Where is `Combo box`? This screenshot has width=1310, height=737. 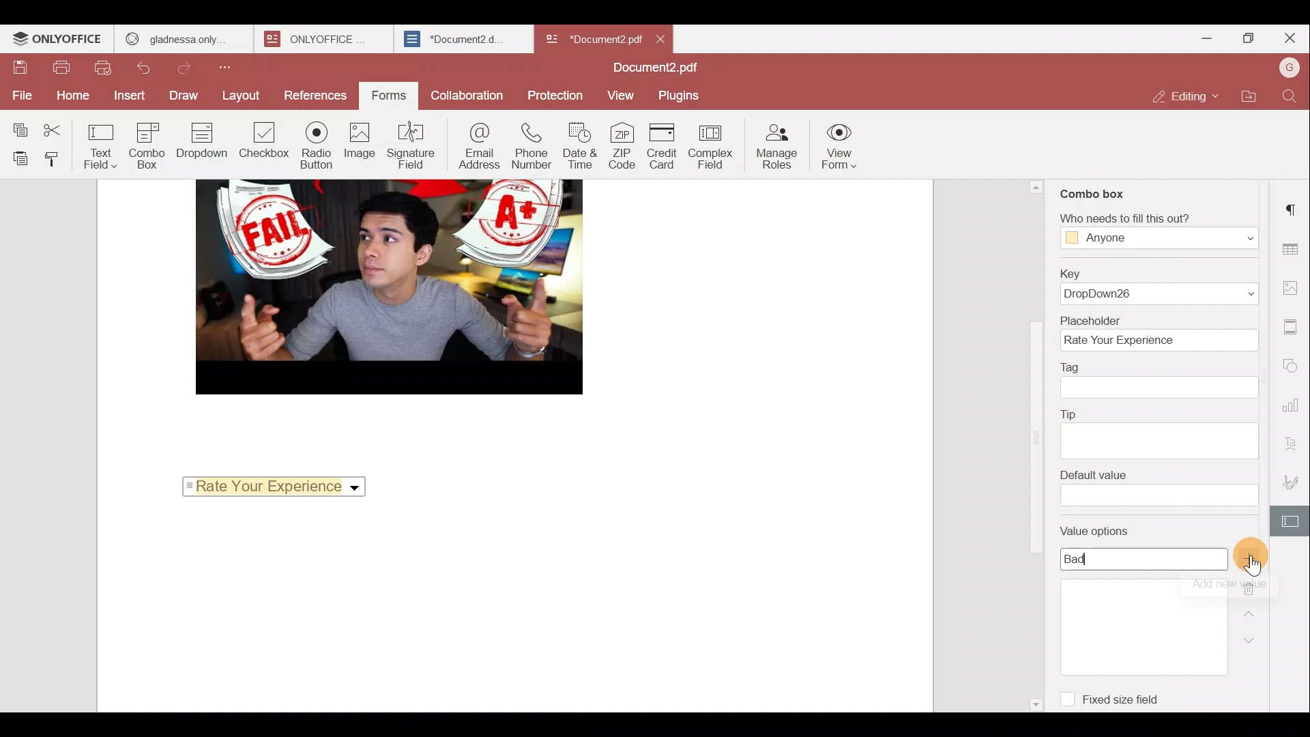
Combo box is located at coordinates (1094, 191).